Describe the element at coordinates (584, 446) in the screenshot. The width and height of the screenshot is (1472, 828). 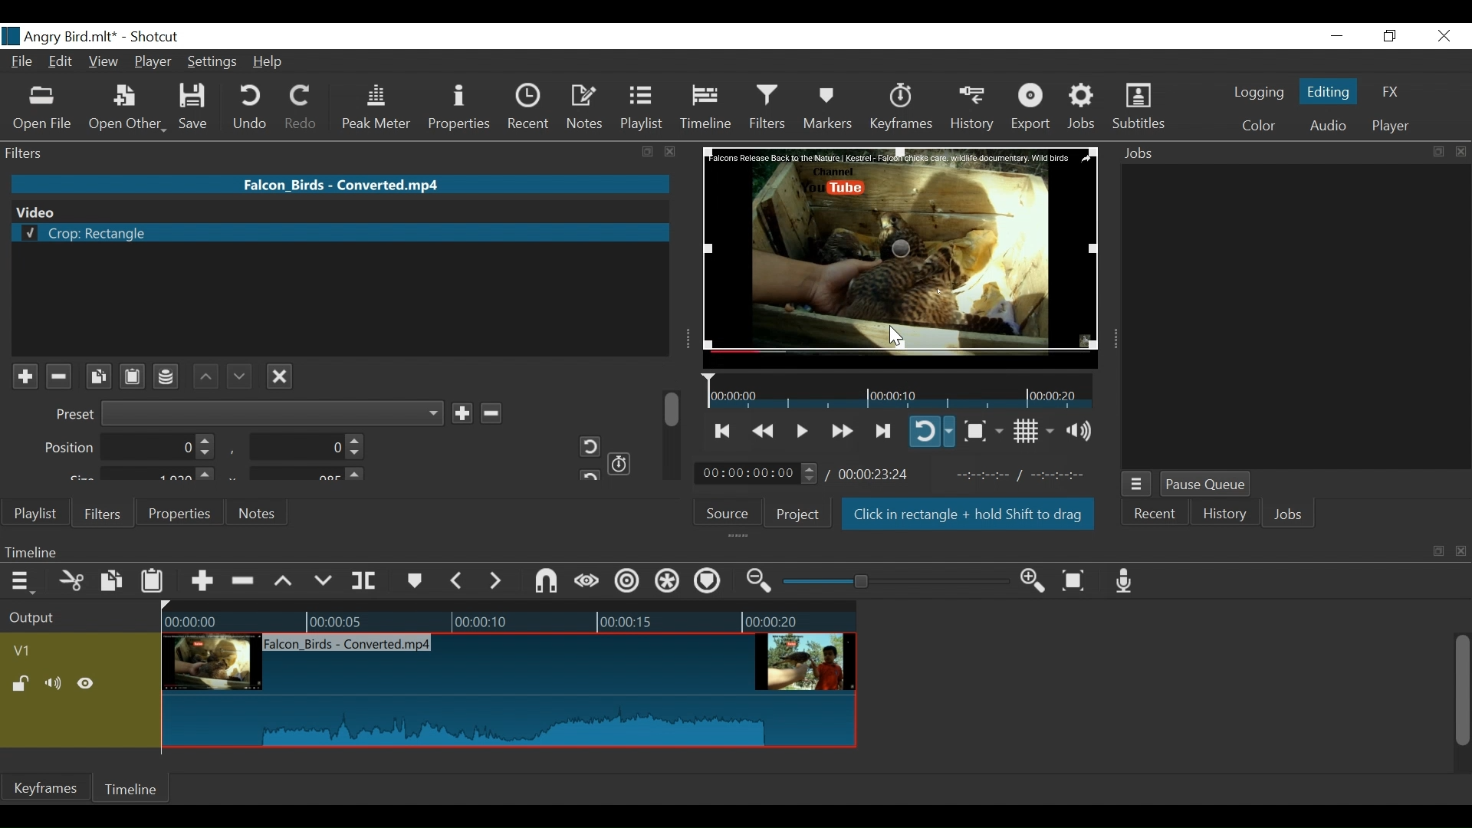
I see `Restart` at that location.